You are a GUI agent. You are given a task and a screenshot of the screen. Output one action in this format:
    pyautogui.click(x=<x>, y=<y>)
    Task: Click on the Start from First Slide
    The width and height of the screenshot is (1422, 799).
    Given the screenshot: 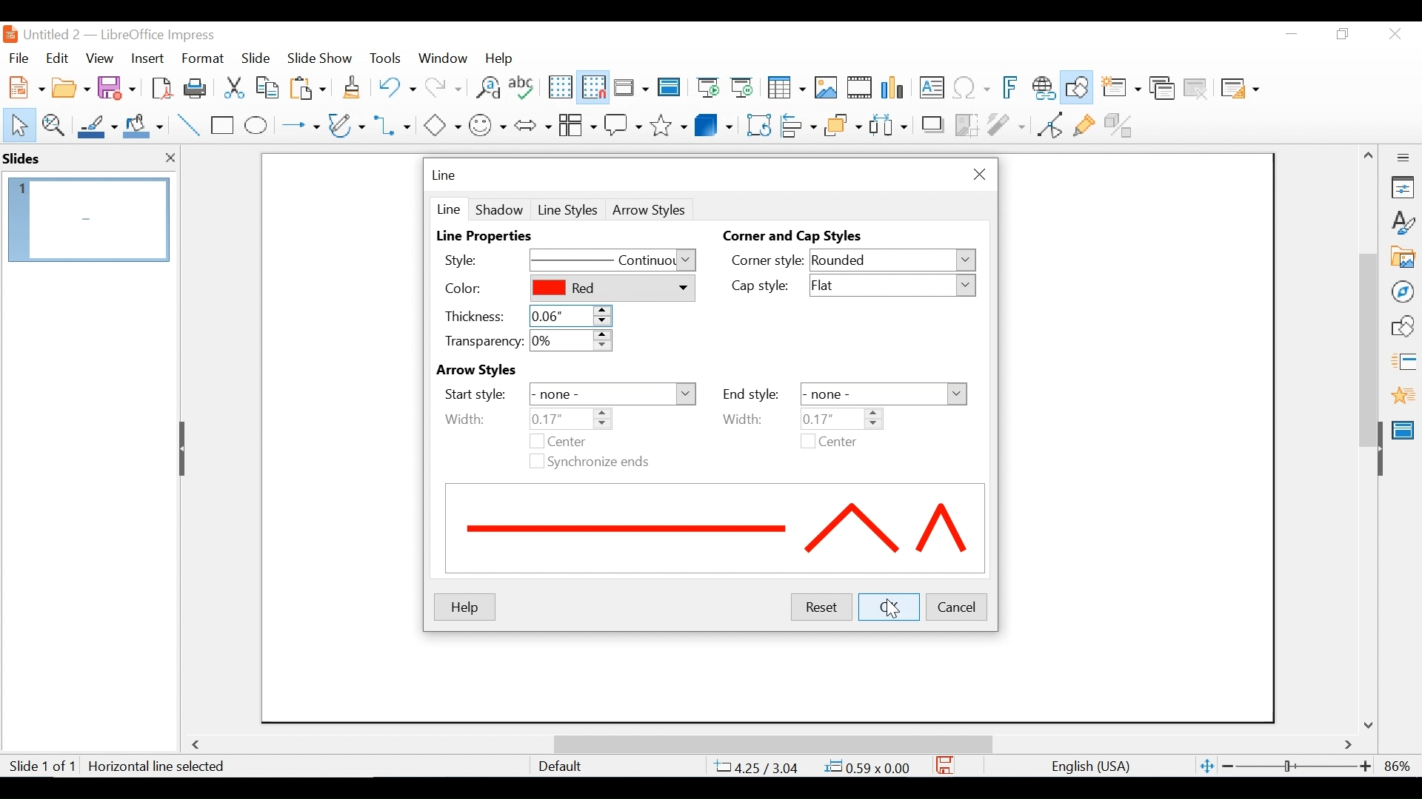 What is the action you would take?
    pyautogui.click(x=706, y=89)
    